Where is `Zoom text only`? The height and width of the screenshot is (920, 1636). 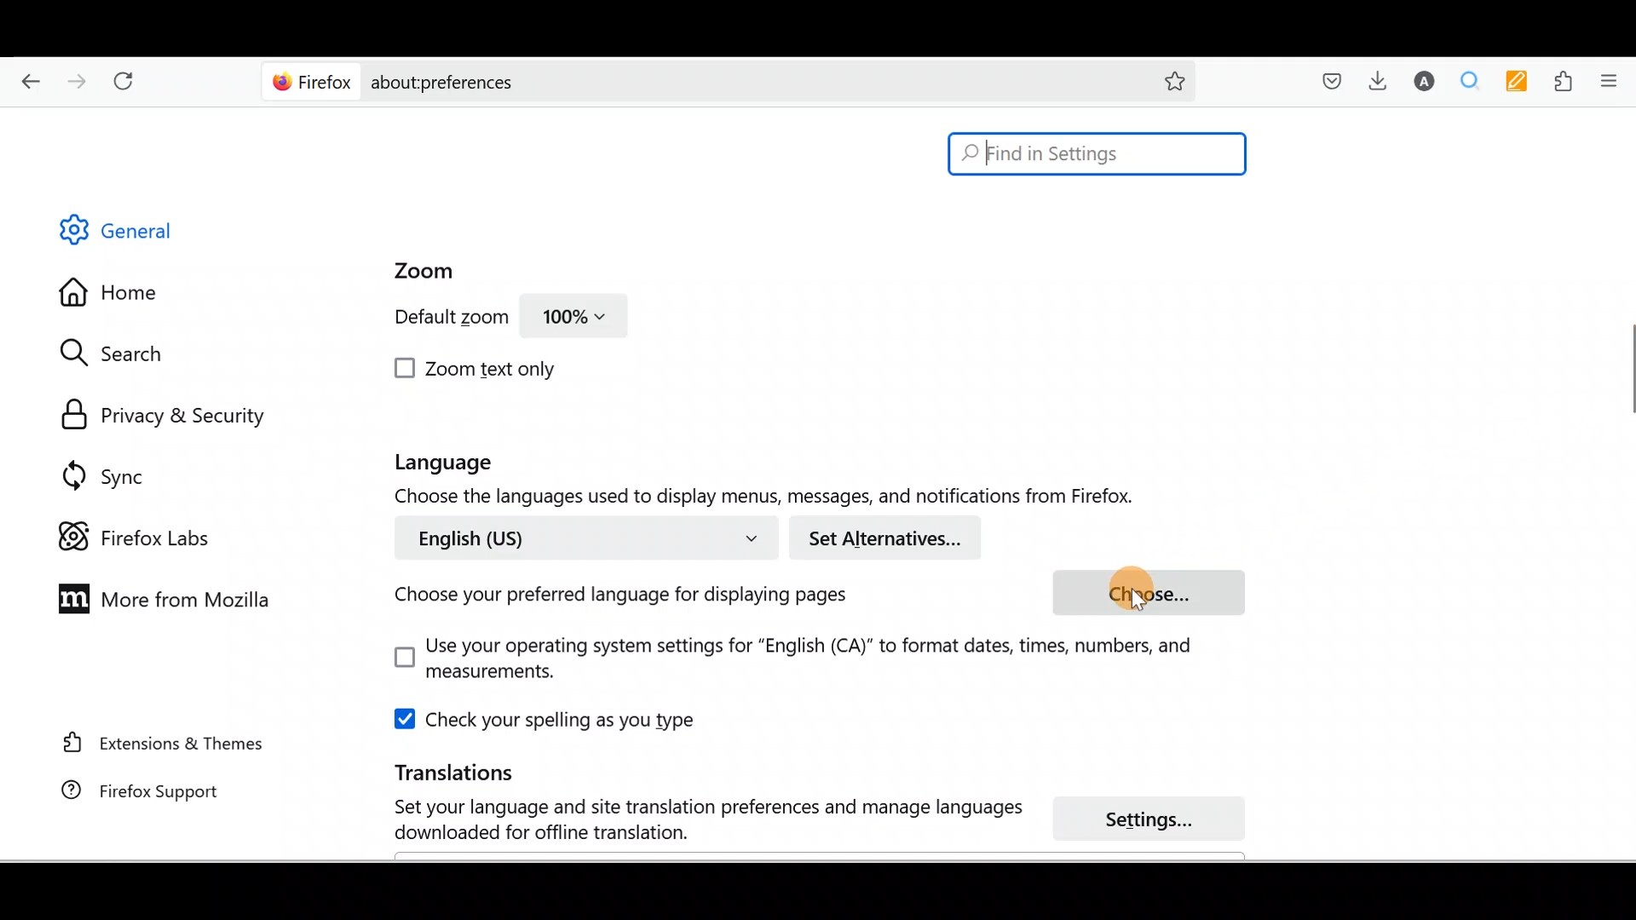 Zoom text only is located at coordinates (478, 369).